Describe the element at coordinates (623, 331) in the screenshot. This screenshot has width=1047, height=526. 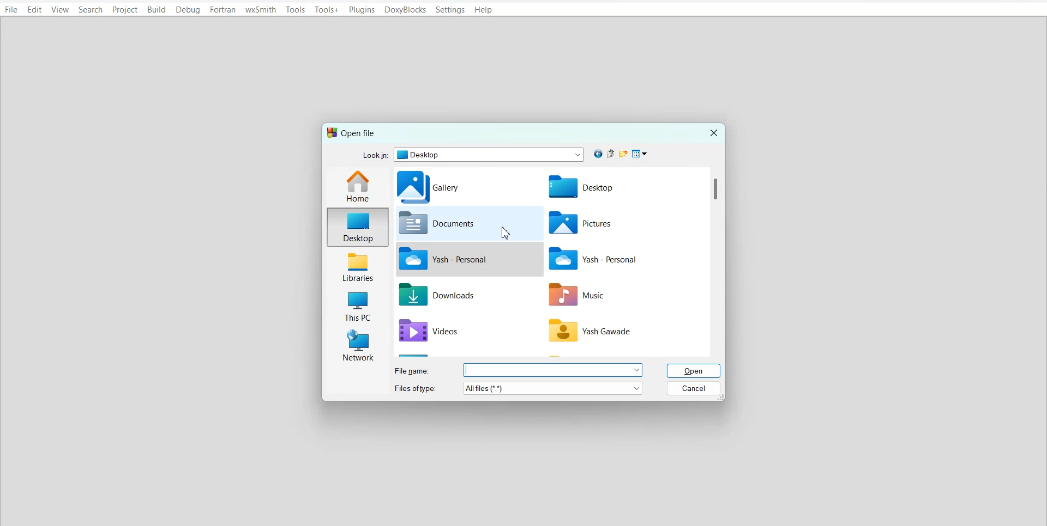
I see `Yash file` at that location.